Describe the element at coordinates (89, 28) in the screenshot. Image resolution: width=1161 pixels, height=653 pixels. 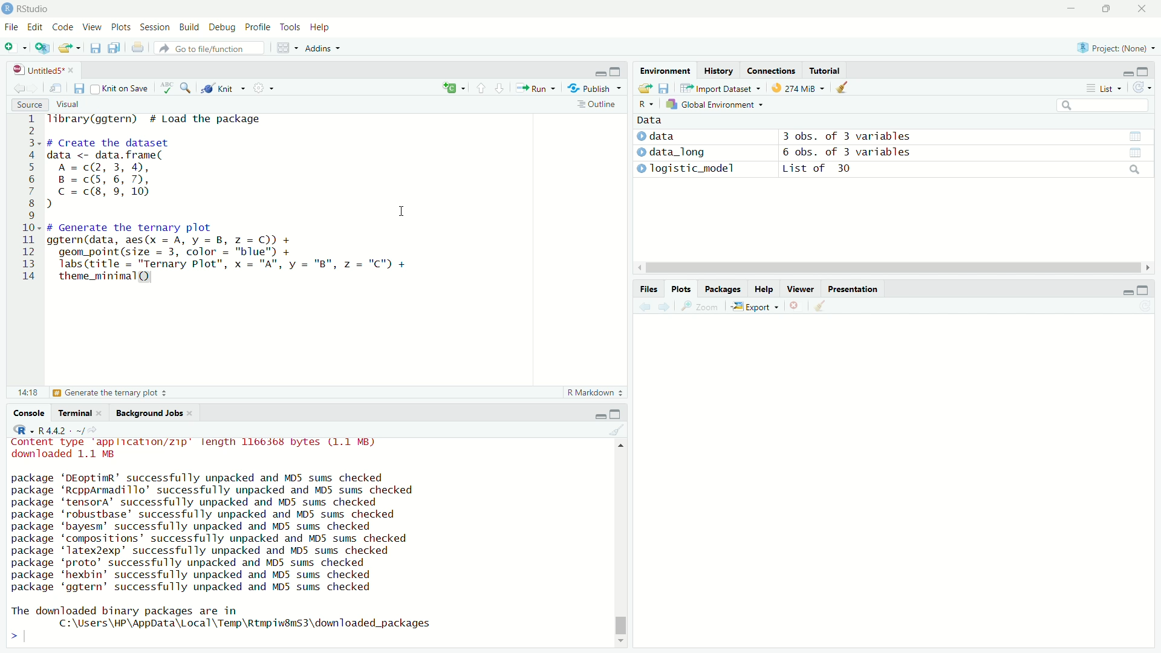
I see `View` at that location.